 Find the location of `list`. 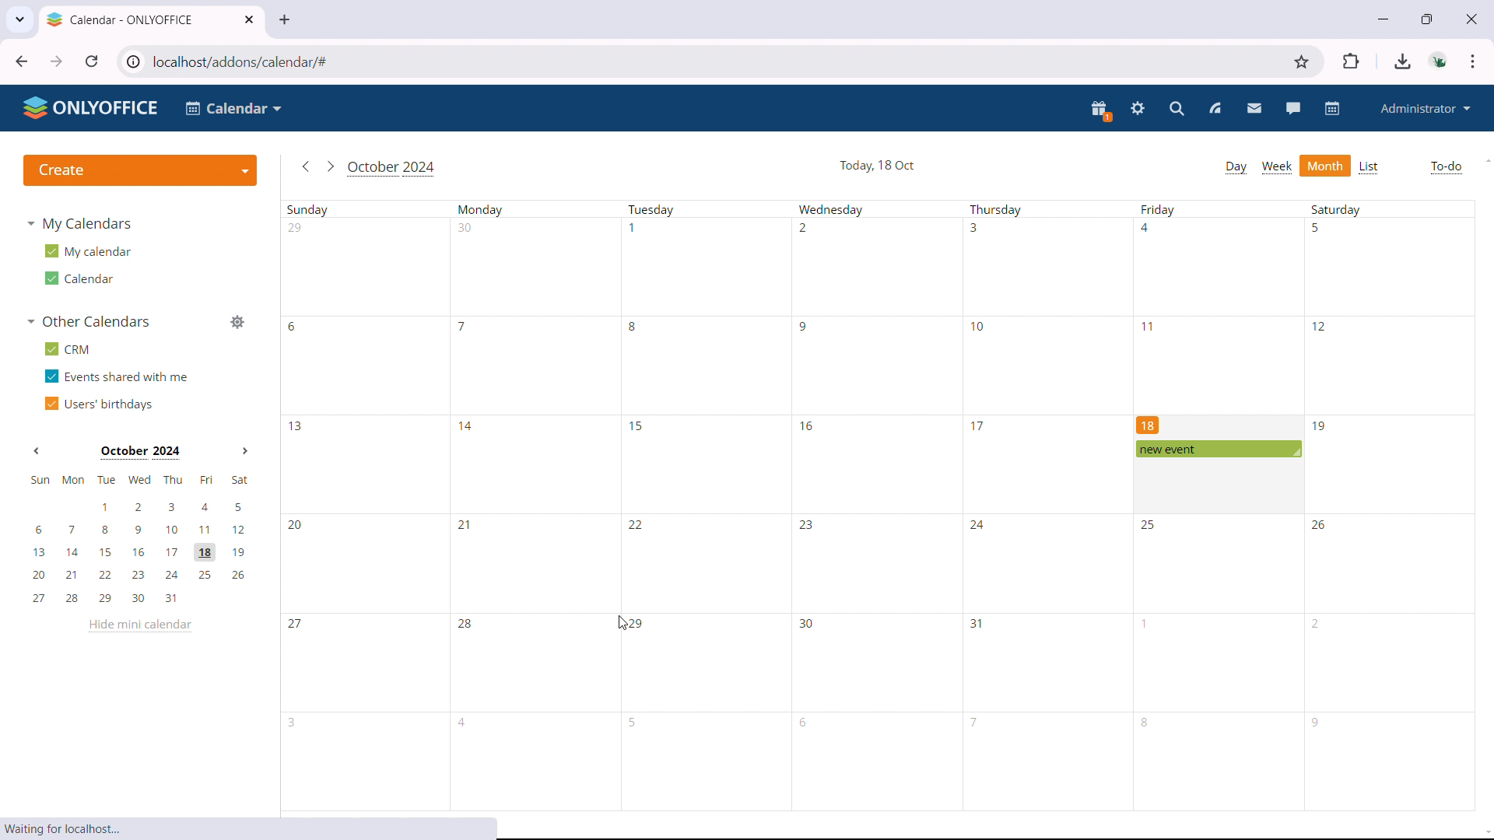

list is located at coordinates (1370, 167).